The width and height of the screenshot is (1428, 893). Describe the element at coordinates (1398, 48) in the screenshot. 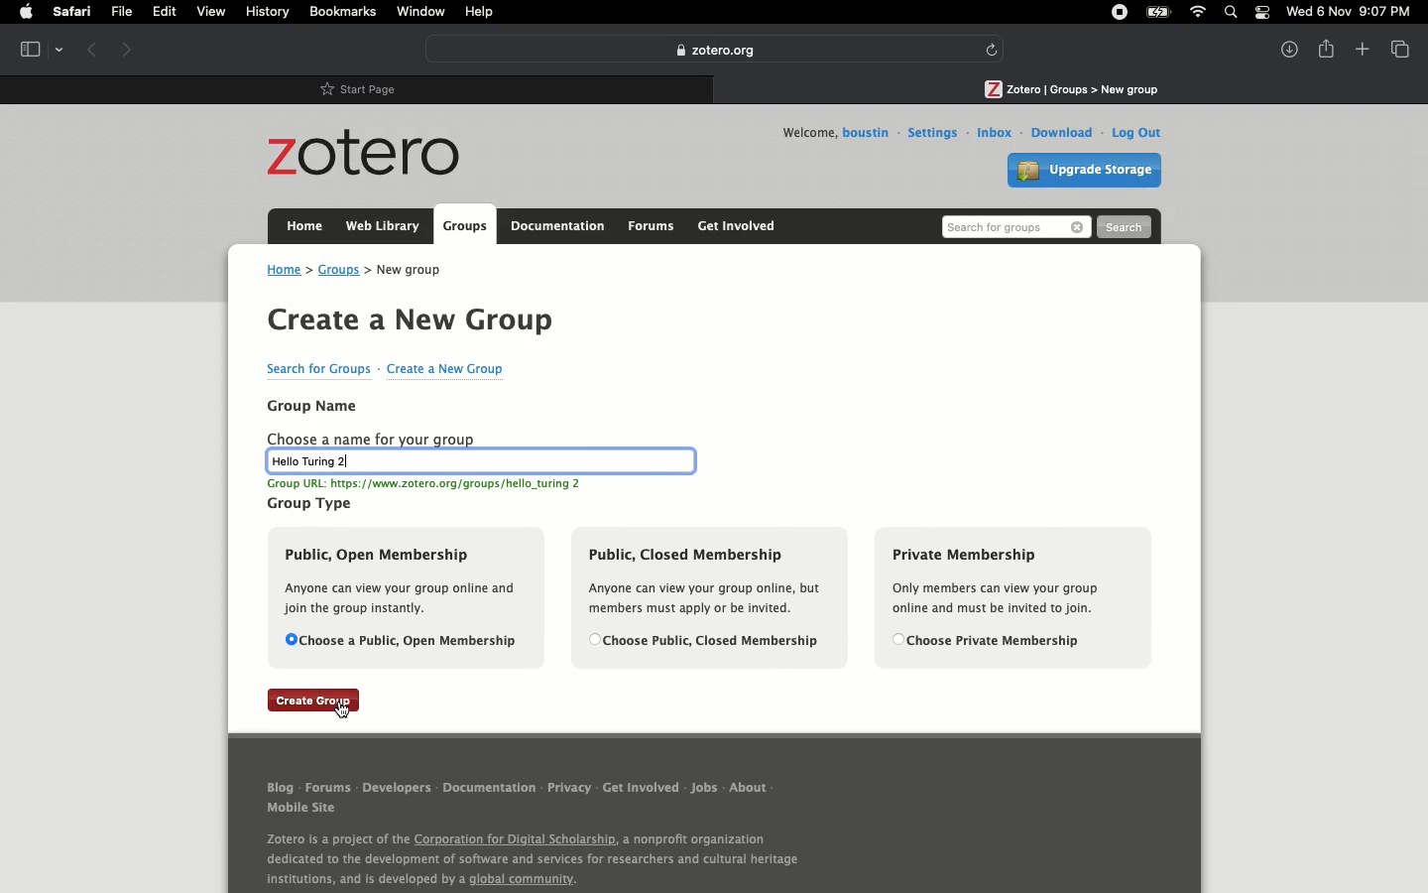

I see `View` at that location.